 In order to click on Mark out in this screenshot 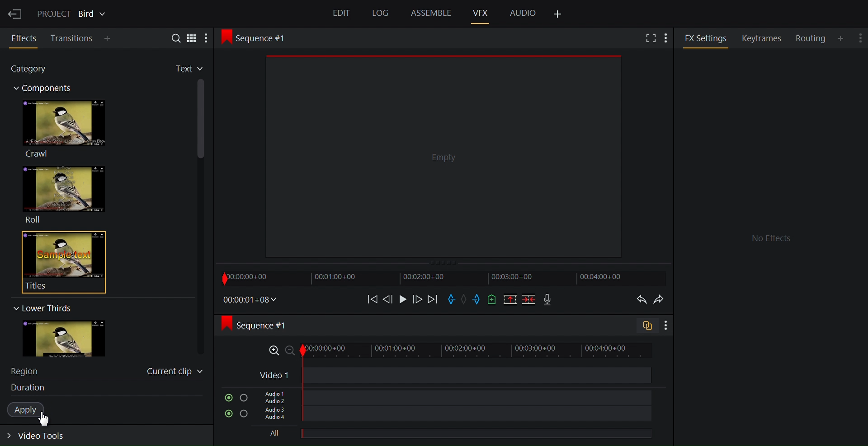, I will do `click(477, 300)`.